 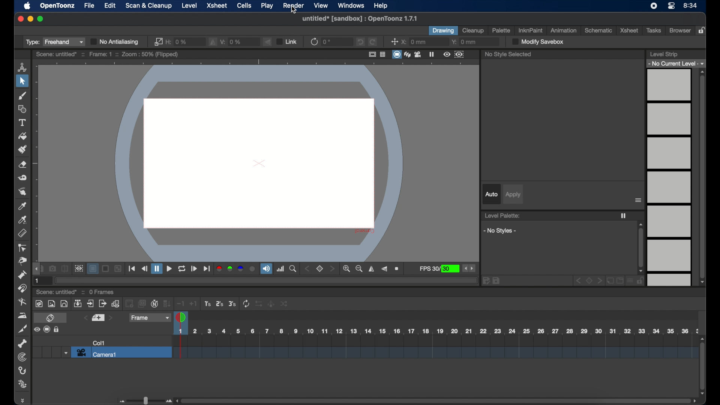 What do you see at coordinates (286, 41) in the screenshot?
I see `link` at bounding box center [286, 41].